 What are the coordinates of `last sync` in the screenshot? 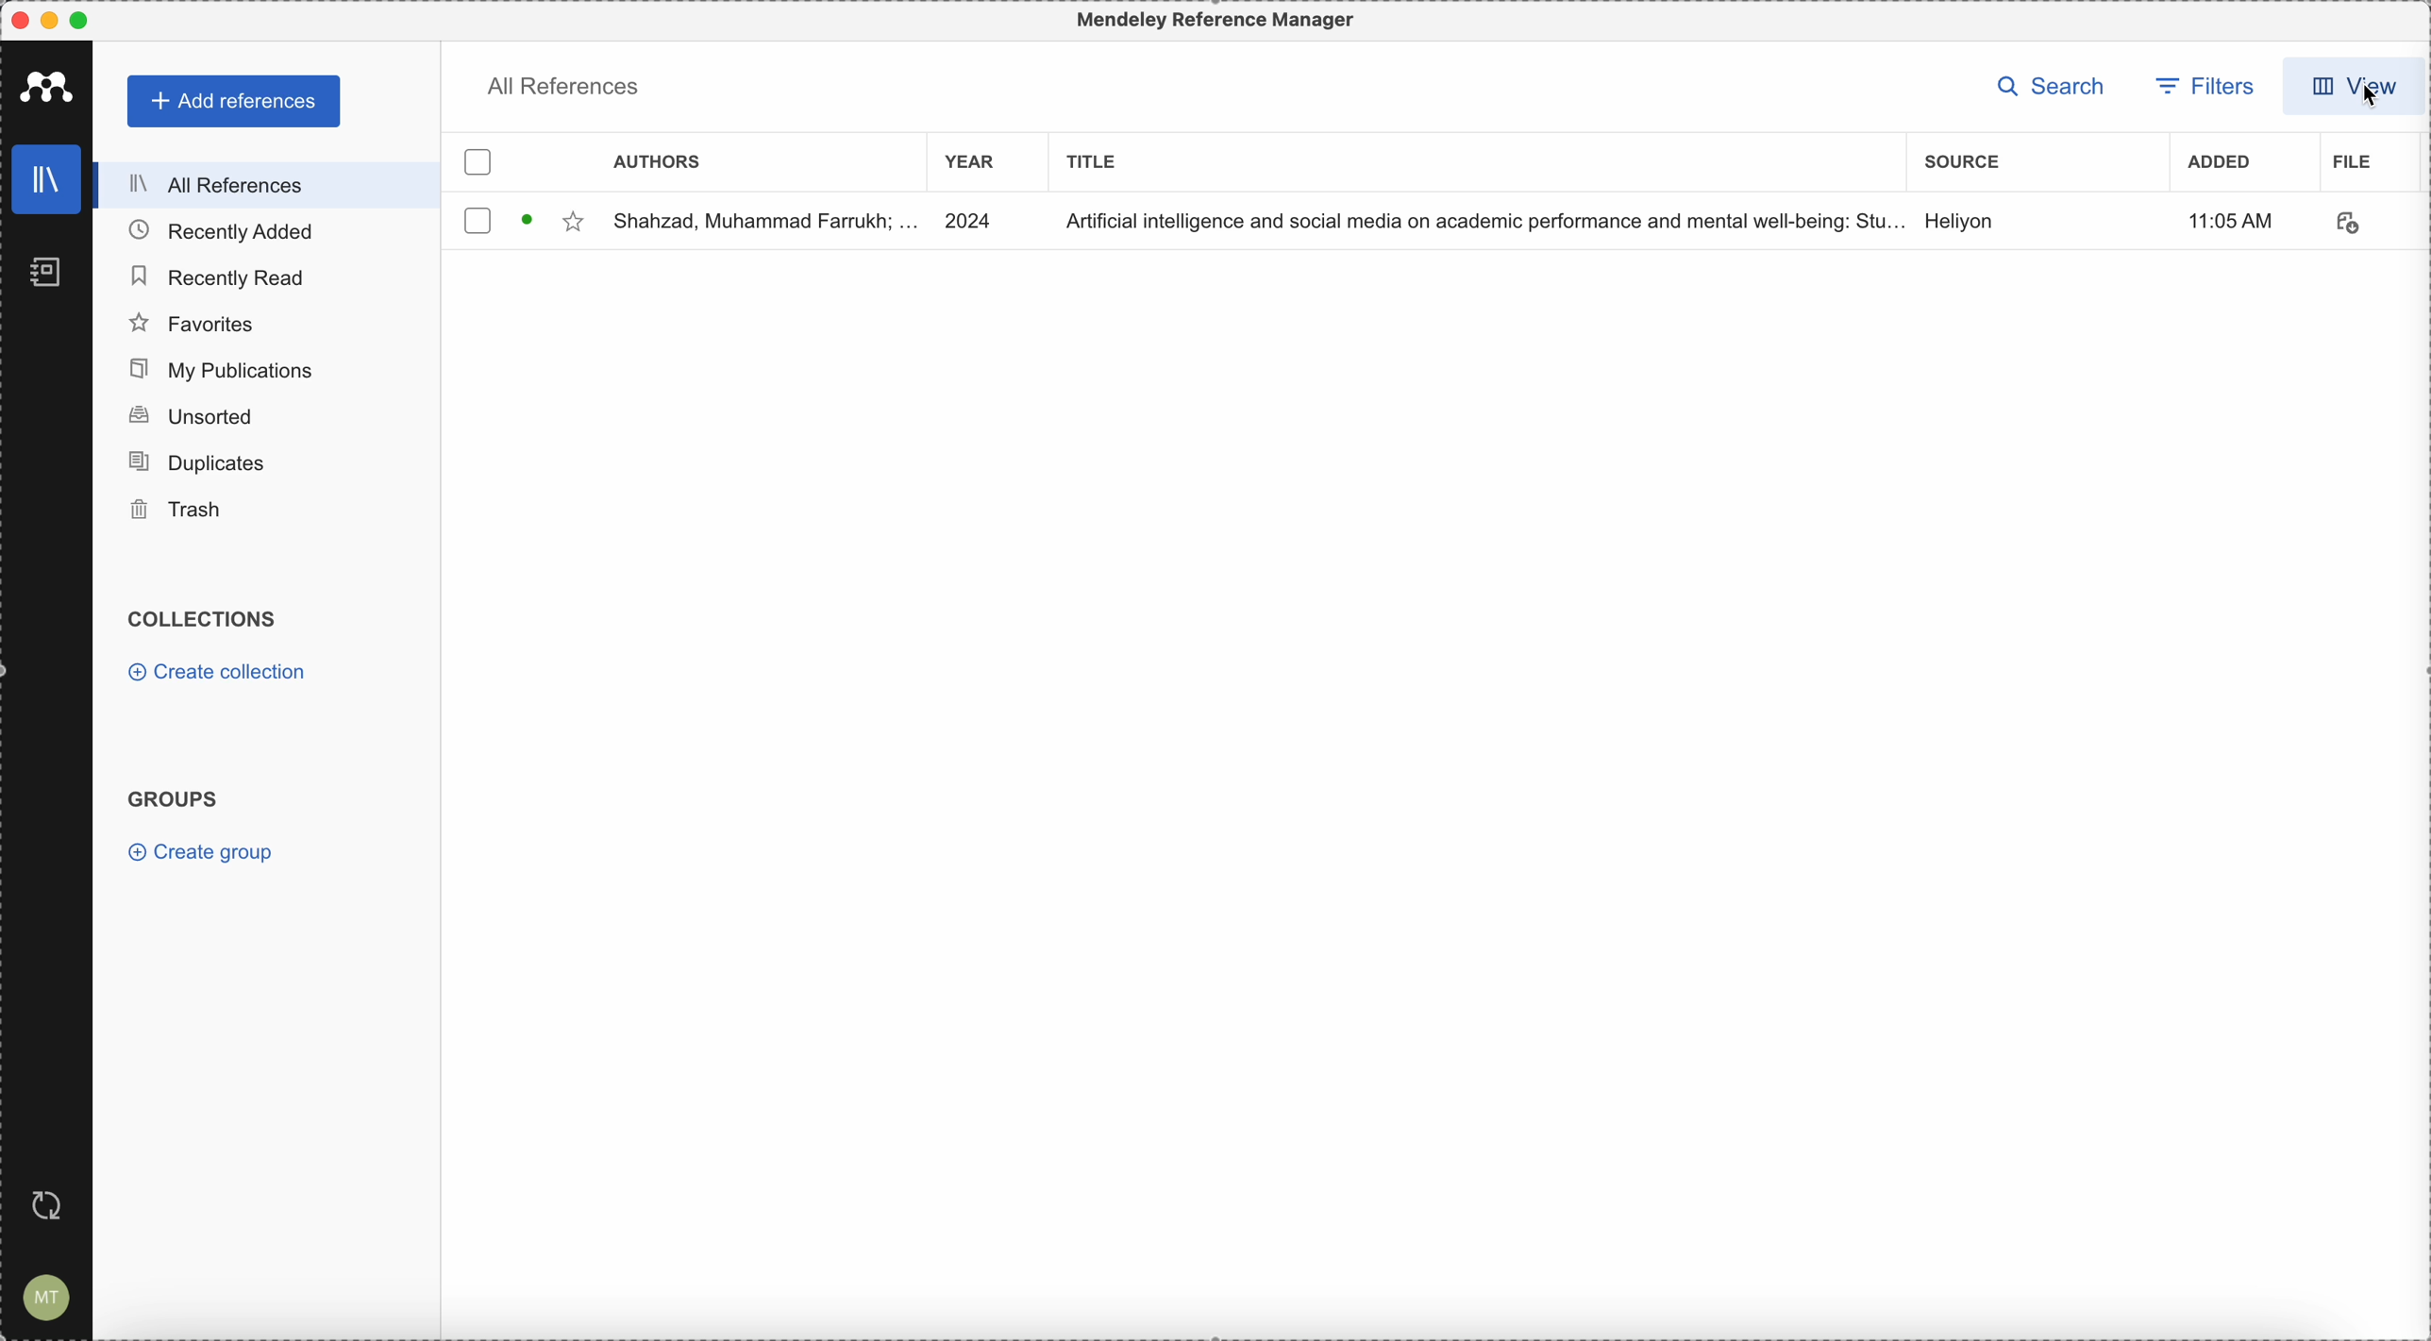 It's located at (55, 1207).